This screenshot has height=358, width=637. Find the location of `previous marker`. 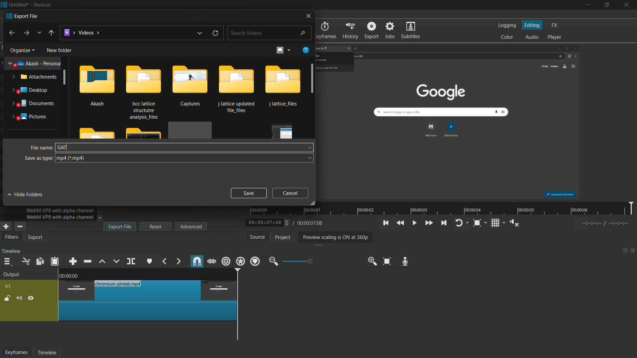

previous marker is located at coordinates (164, 261).